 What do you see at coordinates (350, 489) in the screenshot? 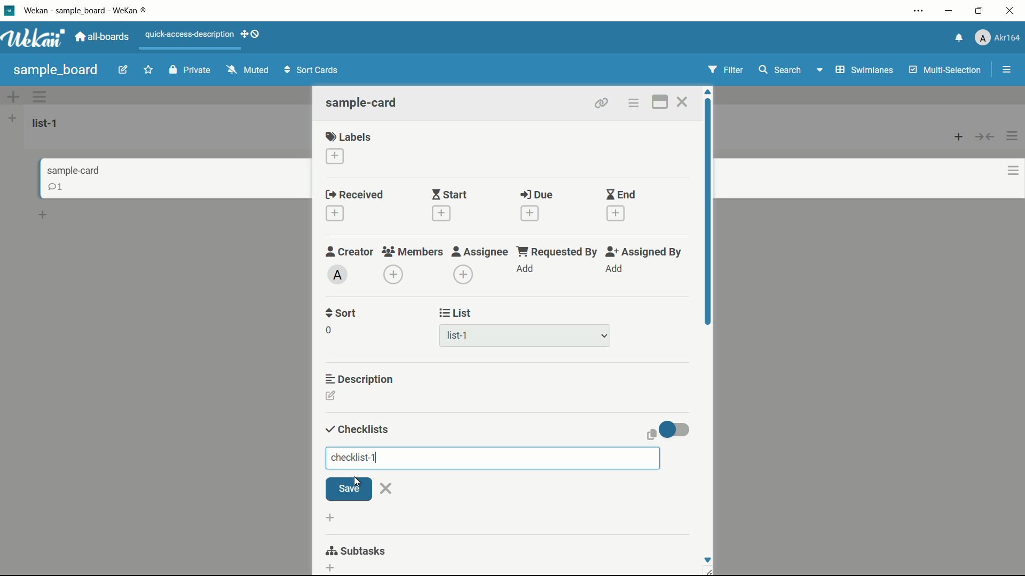
I see `save` at bounding box center [350, 489].